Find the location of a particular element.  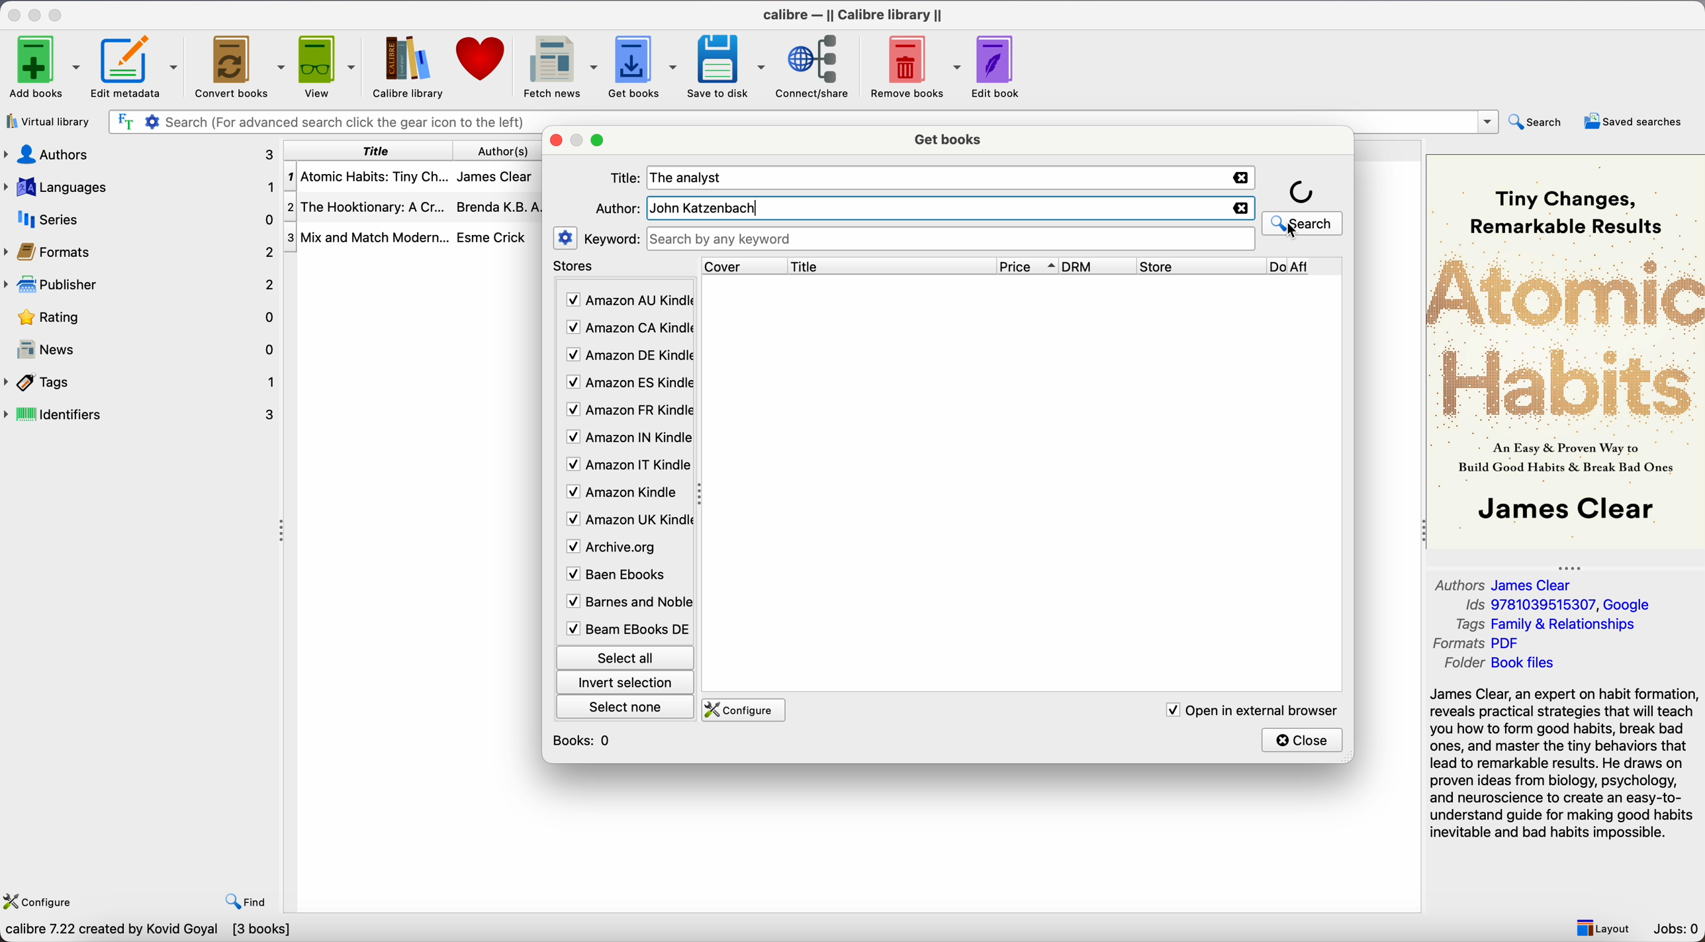

click on get books is located at coordinates (639, 67).